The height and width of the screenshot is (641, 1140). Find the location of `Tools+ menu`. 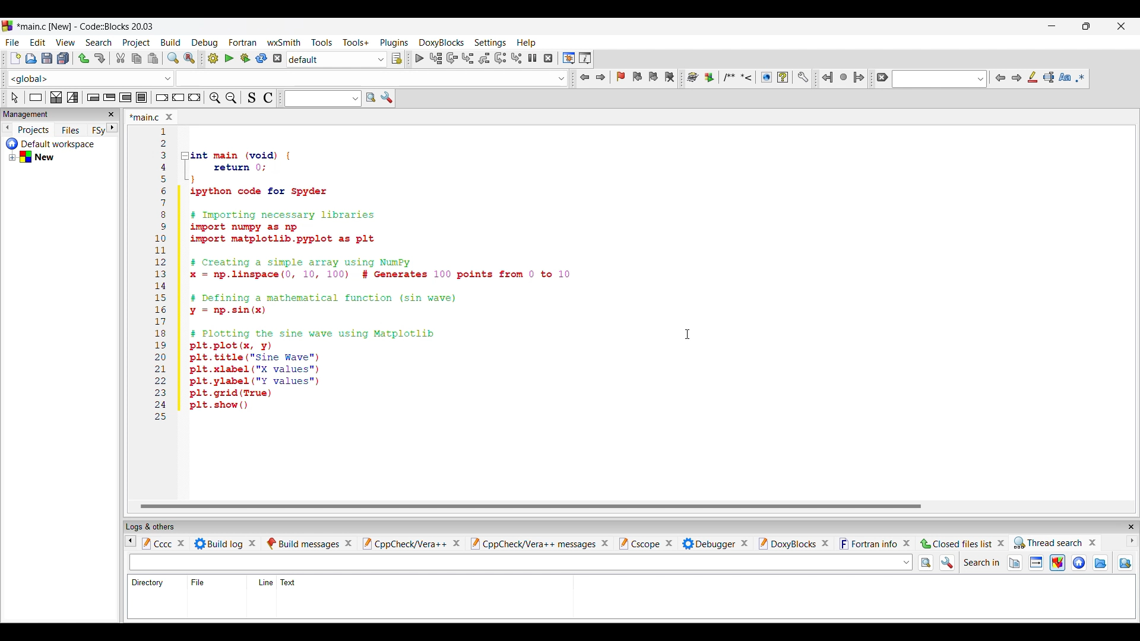

Tools+ menu is located at coordinates (356, 42).